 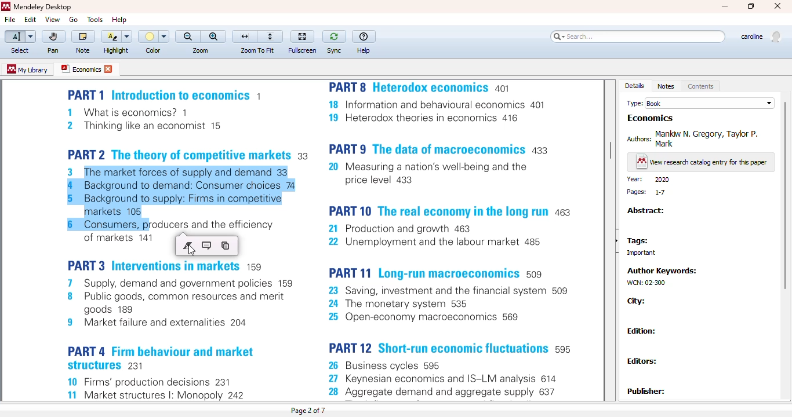 I want to click on economics, so click(x=651, y=118).